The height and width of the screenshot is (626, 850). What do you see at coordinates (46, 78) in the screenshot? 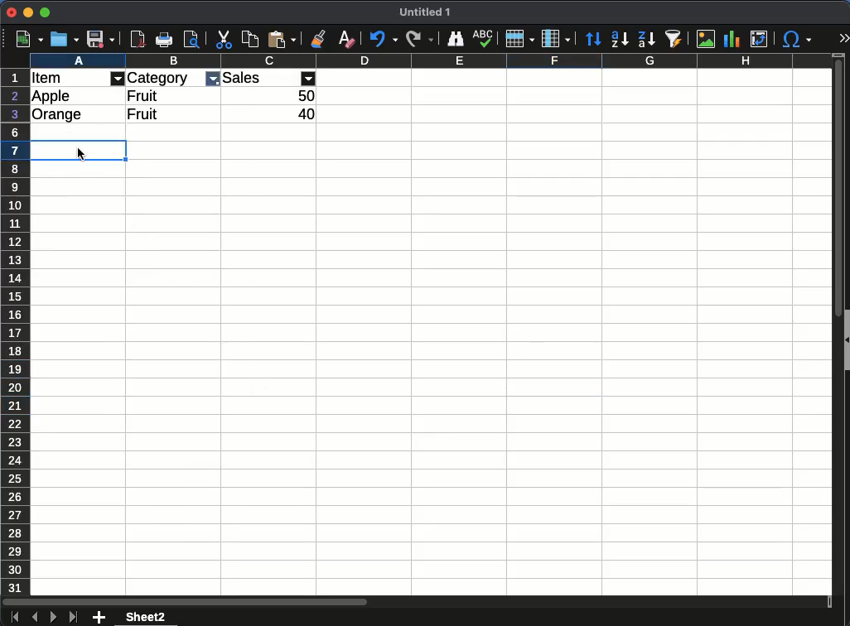
I see `Item` at bounding box center [46, 78].